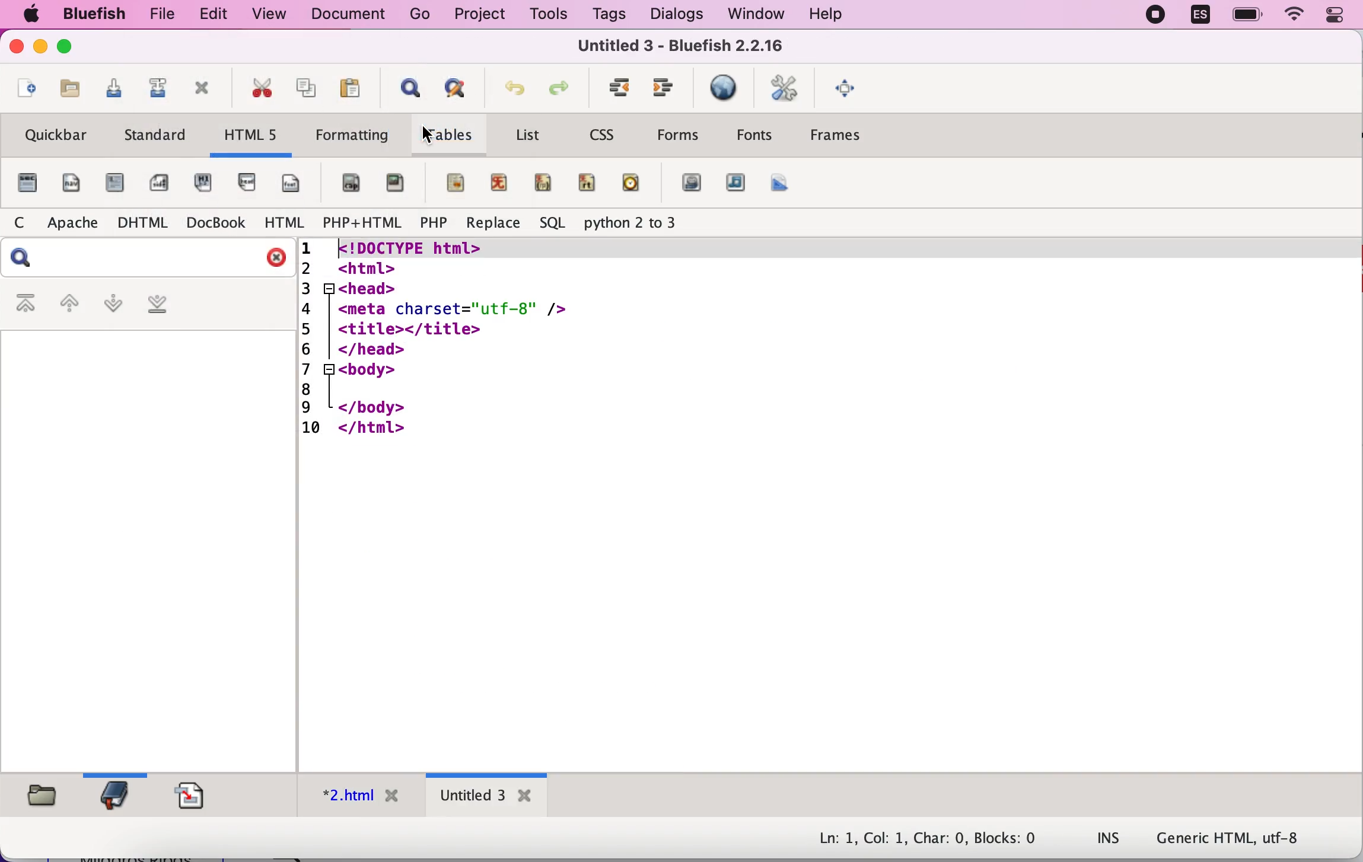  What do you see at coordinates (679, 138) in the screenshot?
I see `forms` at bounding box center [679, 138].